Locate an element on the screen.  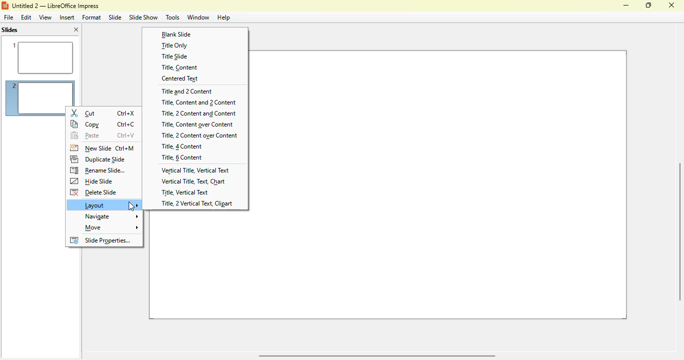
horizontal scroll bar is located at coordinates (376, 356).